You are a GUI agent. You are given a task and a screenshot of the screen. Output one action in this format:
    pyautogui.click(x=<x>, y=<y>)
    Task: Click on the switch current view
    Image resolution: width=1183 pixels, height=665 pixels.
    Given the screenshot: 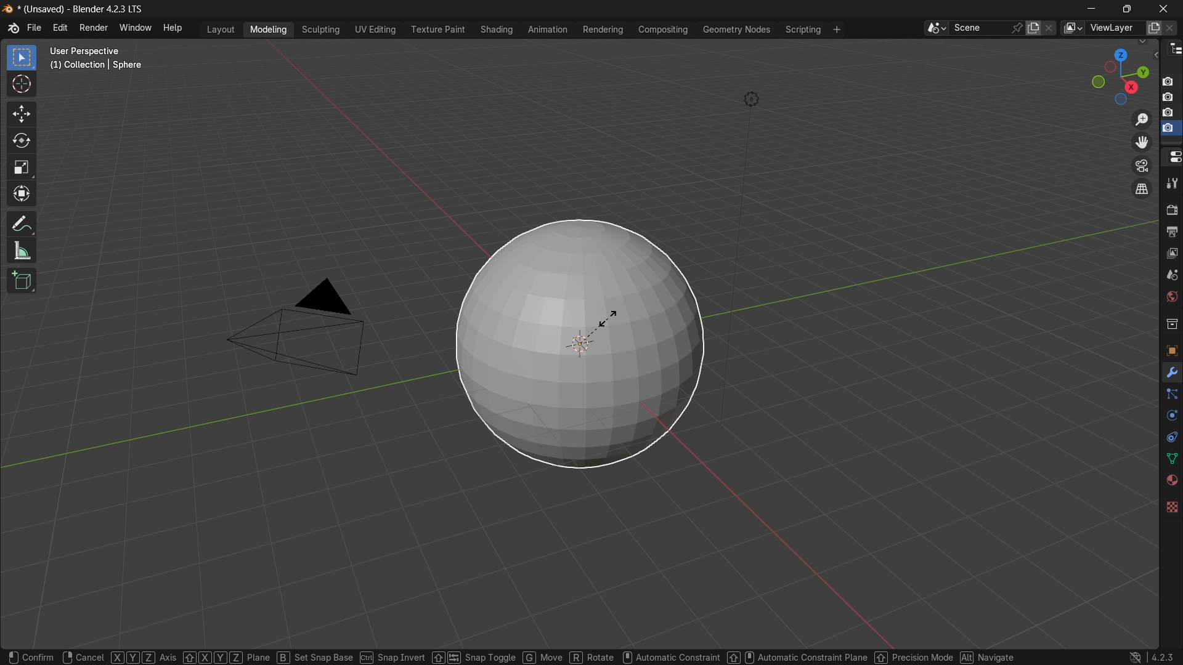 What is the action you would take?
    pyautogui.click(x=1144, y=190)
    